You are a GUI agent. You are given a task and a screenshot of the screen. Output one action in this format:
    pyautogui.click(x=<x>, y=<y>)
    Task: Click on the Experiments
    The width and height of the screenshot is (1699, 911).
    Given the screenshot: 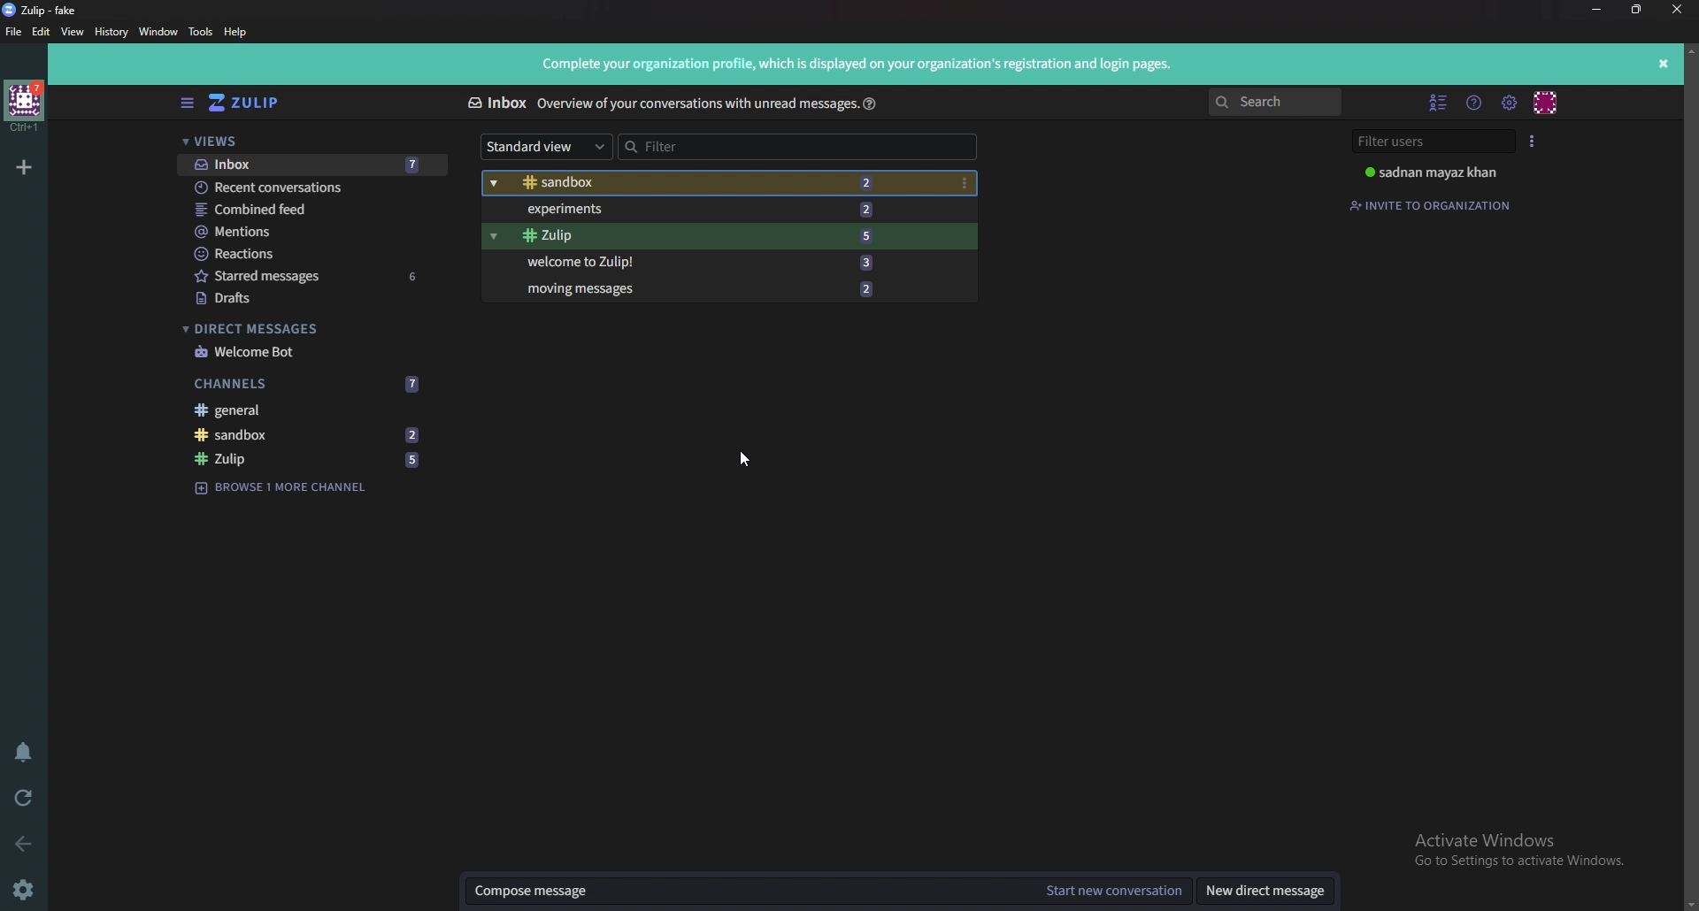 What is the action you would take?
    pyautogui.click(x=714, y=211)
    